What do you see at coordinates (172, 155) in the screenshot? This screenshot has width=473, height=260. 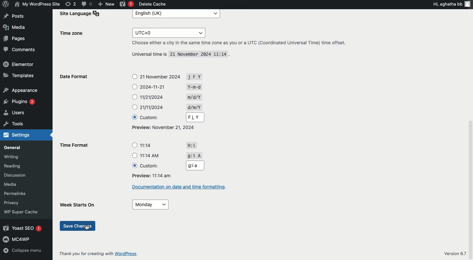 I see `11:14 AM g:i A` at bounding box center [172, 155].